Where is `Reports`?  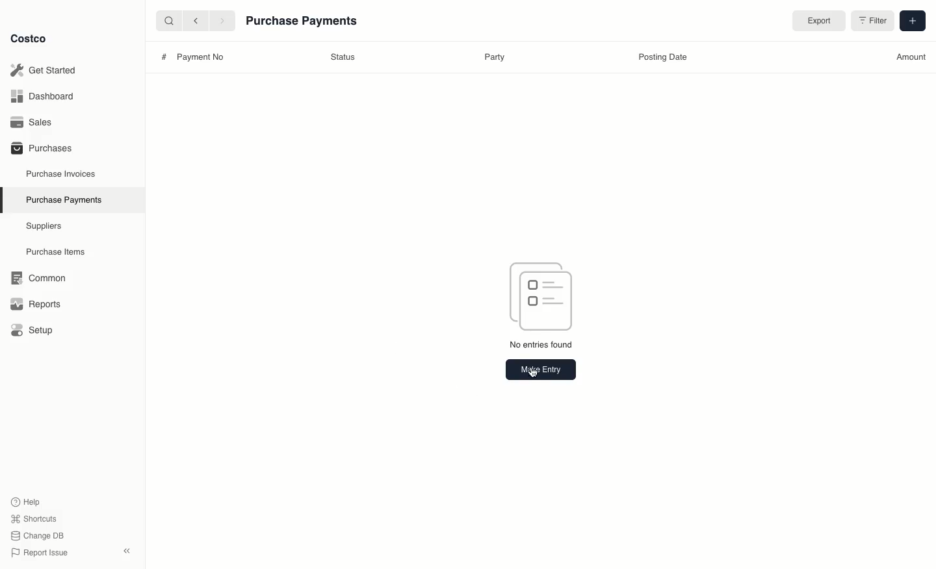
Reports is located at coordinates (34, 302).